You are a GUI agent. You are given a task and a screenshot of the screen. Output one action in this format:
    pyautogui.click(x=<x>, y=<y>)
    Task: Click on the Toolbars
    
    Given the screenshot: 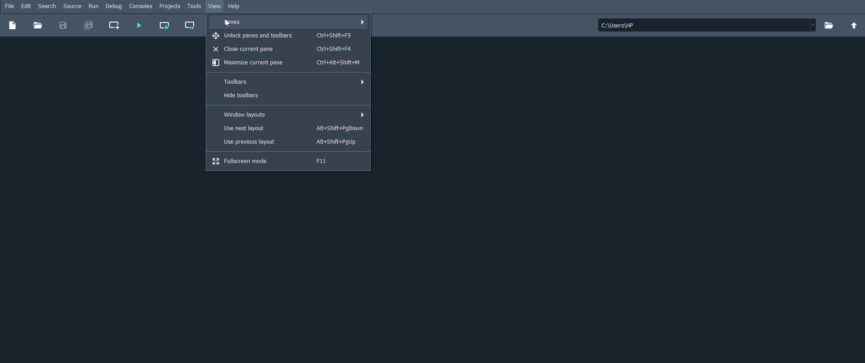 What is the action you would take?
    pyautogui.click(x=289, y=82)
    